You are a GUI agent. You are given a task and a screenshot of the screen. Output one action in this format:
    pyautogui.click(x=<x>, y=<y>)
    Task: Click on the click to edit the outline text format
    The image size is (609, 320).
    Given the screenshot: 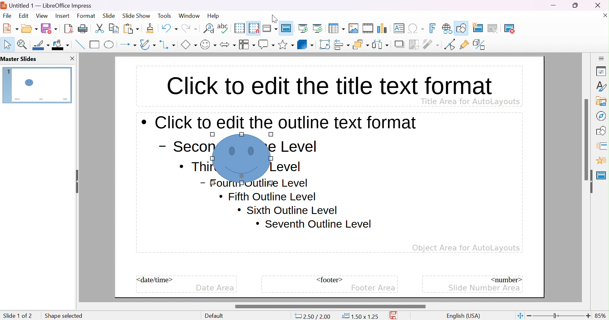 What is the action you would take?
    pyautogui.click(x=279, y=122)
    